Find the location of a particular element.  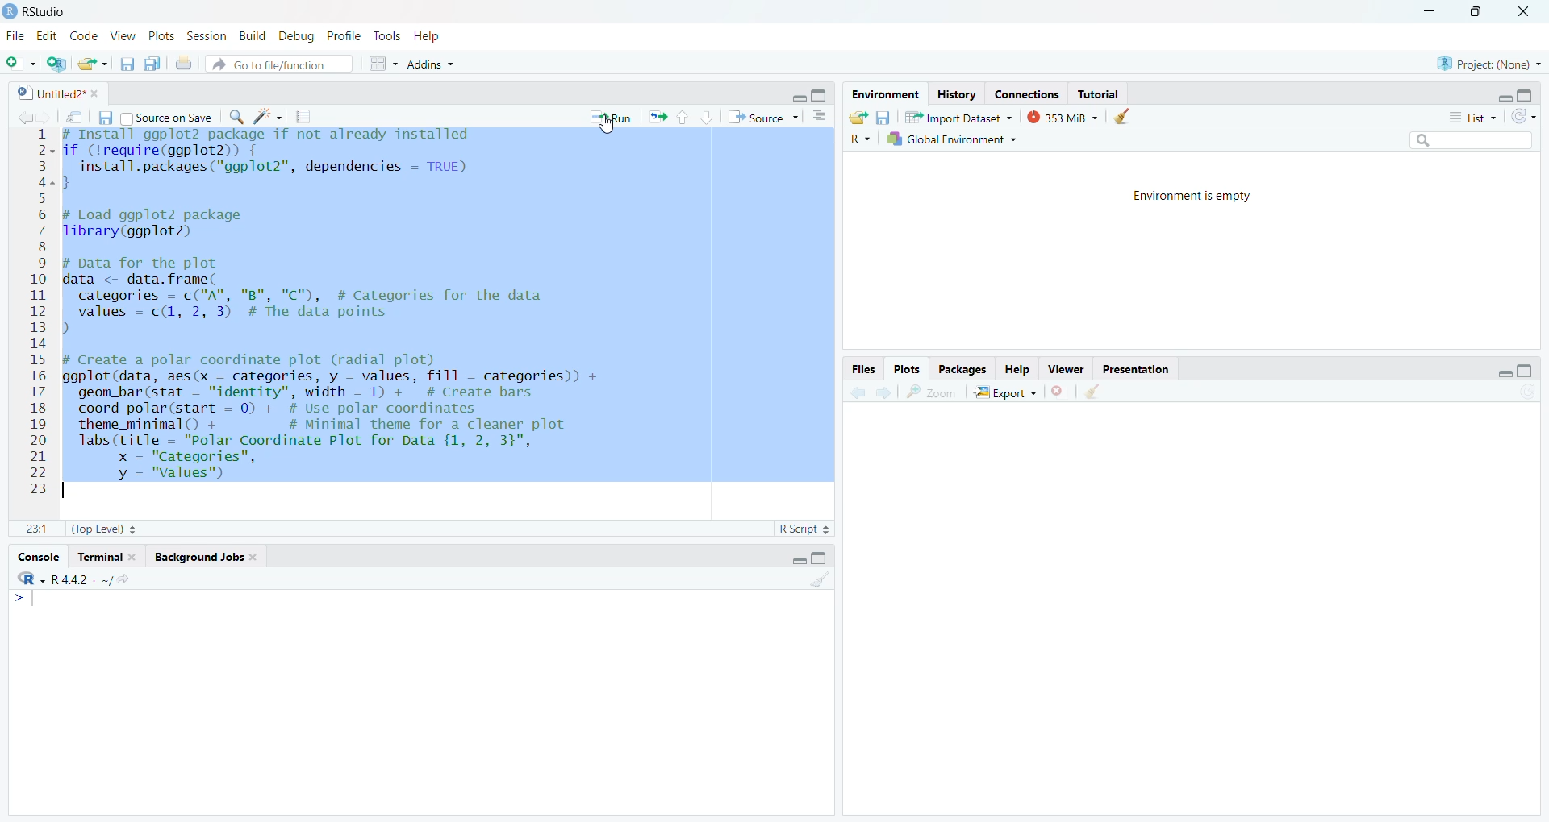

go back to the previous source location is located at coordinates (27, 118).